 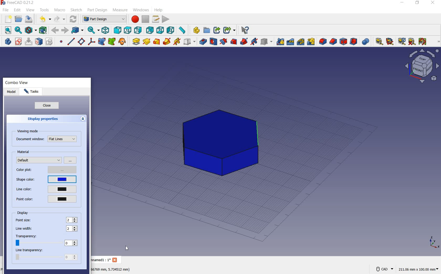 What do you see at coordinates (39, 160) in the screenshot?
I see `default` at bounding box center [39, 160].